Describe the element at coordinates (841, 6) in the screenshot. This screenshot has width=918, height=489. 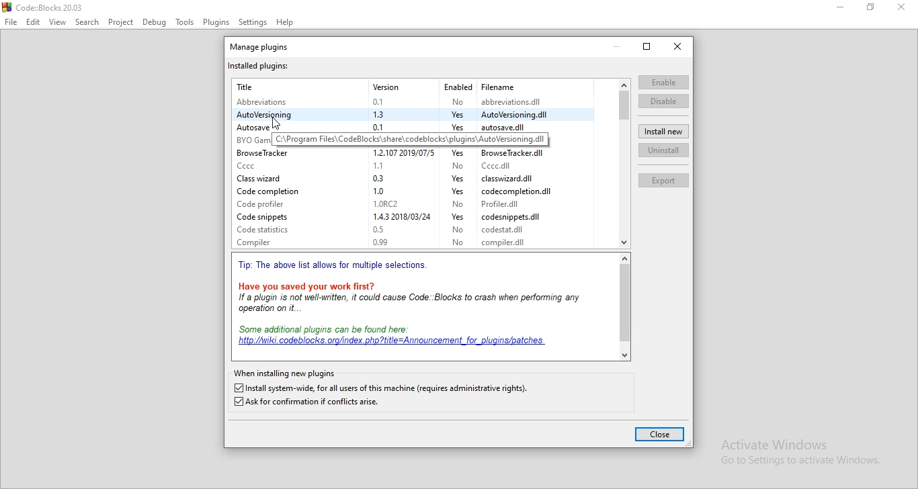
I see `minimize` at that location.